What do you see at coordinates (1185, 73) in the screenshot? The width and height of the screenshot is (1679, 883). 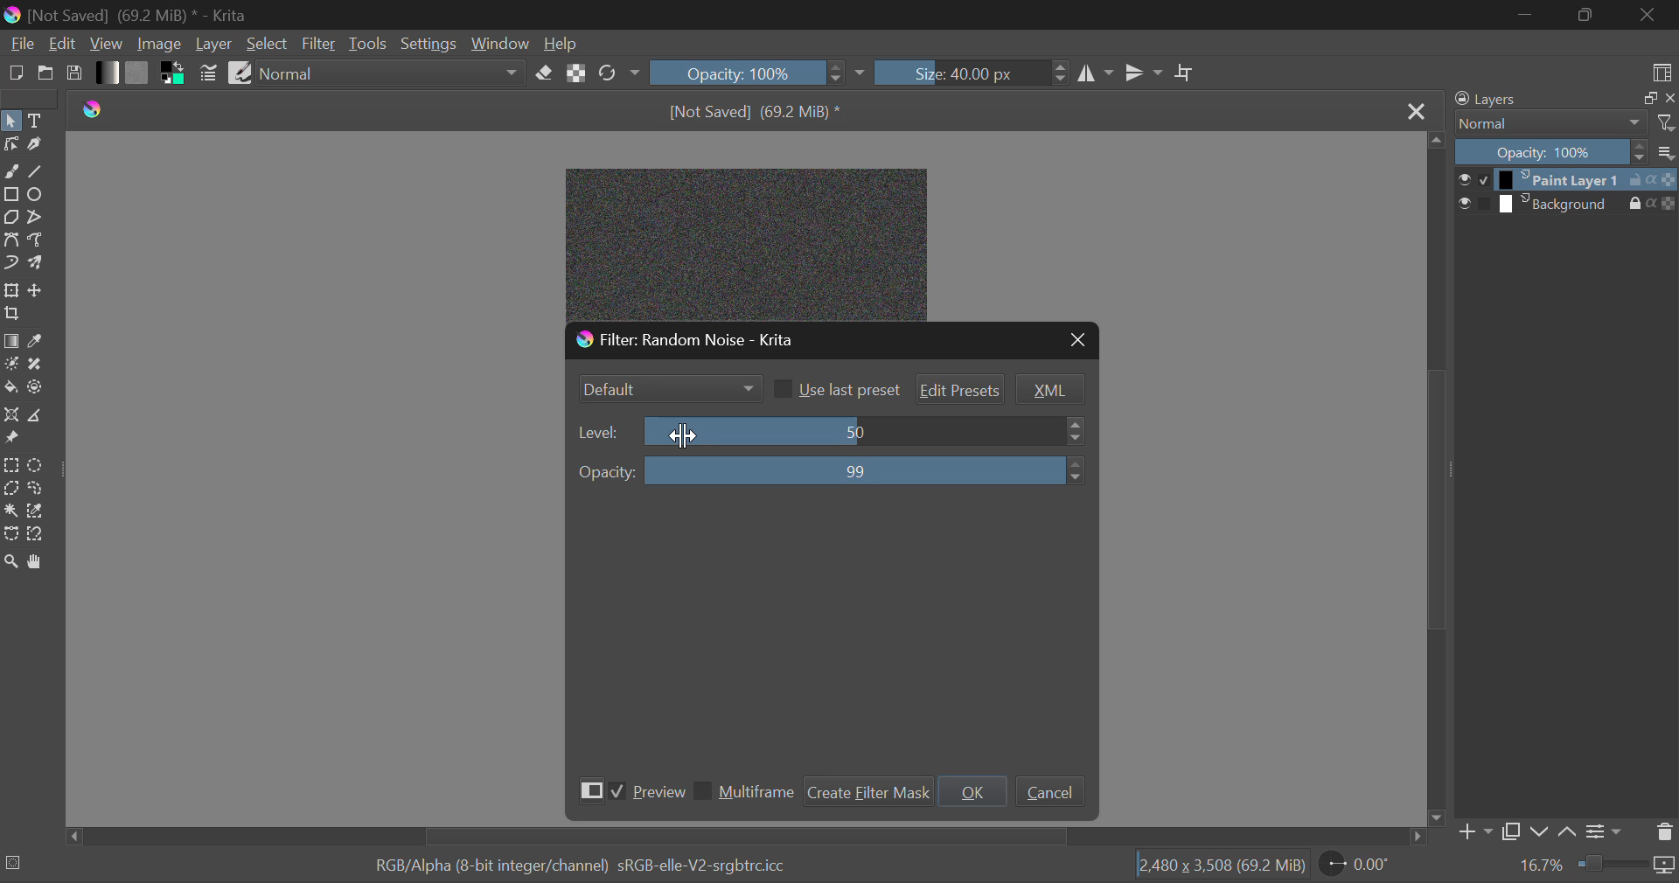 I see `Crop` at bounding box center [1185, 73].